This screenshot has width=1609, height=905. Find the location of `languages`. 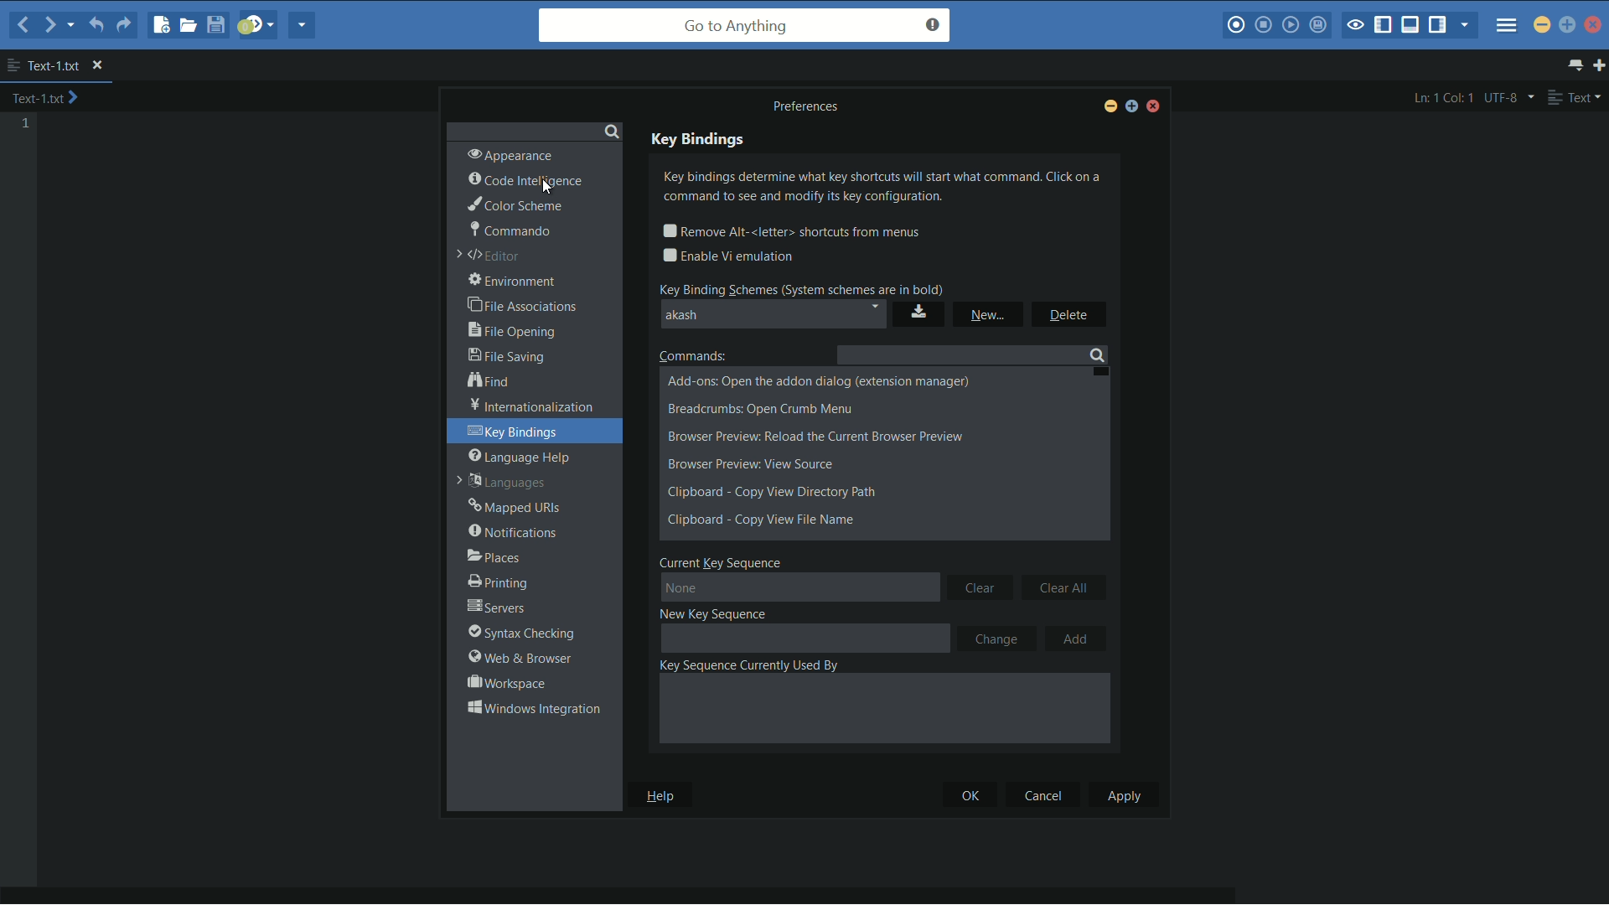

languages is located at coordinates (504, 484).